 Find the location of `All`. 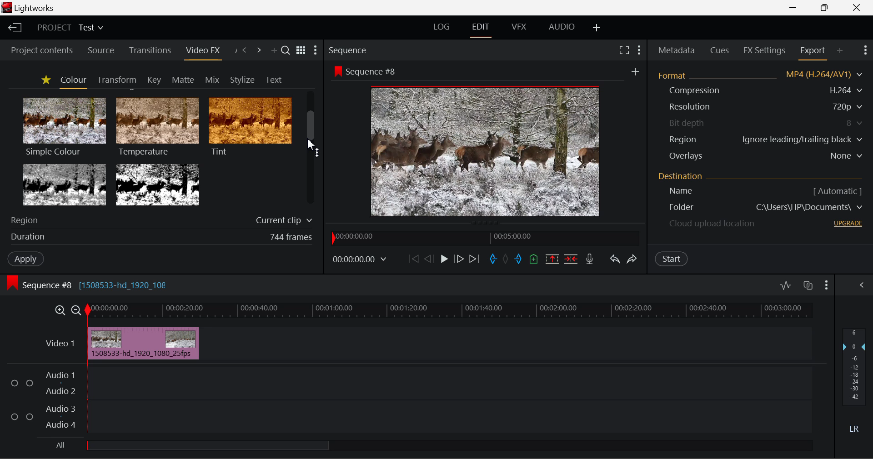

All is located at coordinates (61, 444).